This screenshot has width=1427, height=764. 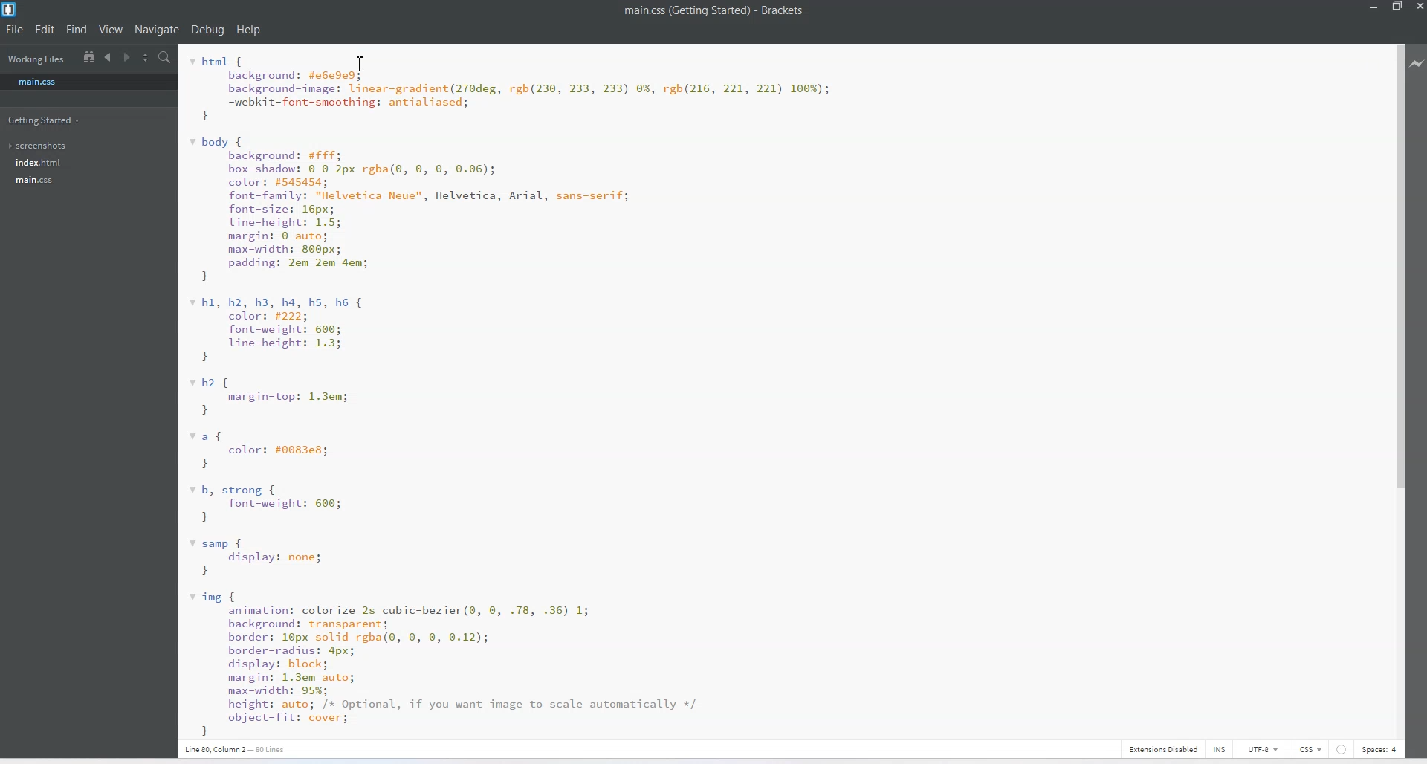 I want to click on File, so click(x=15, y=30).